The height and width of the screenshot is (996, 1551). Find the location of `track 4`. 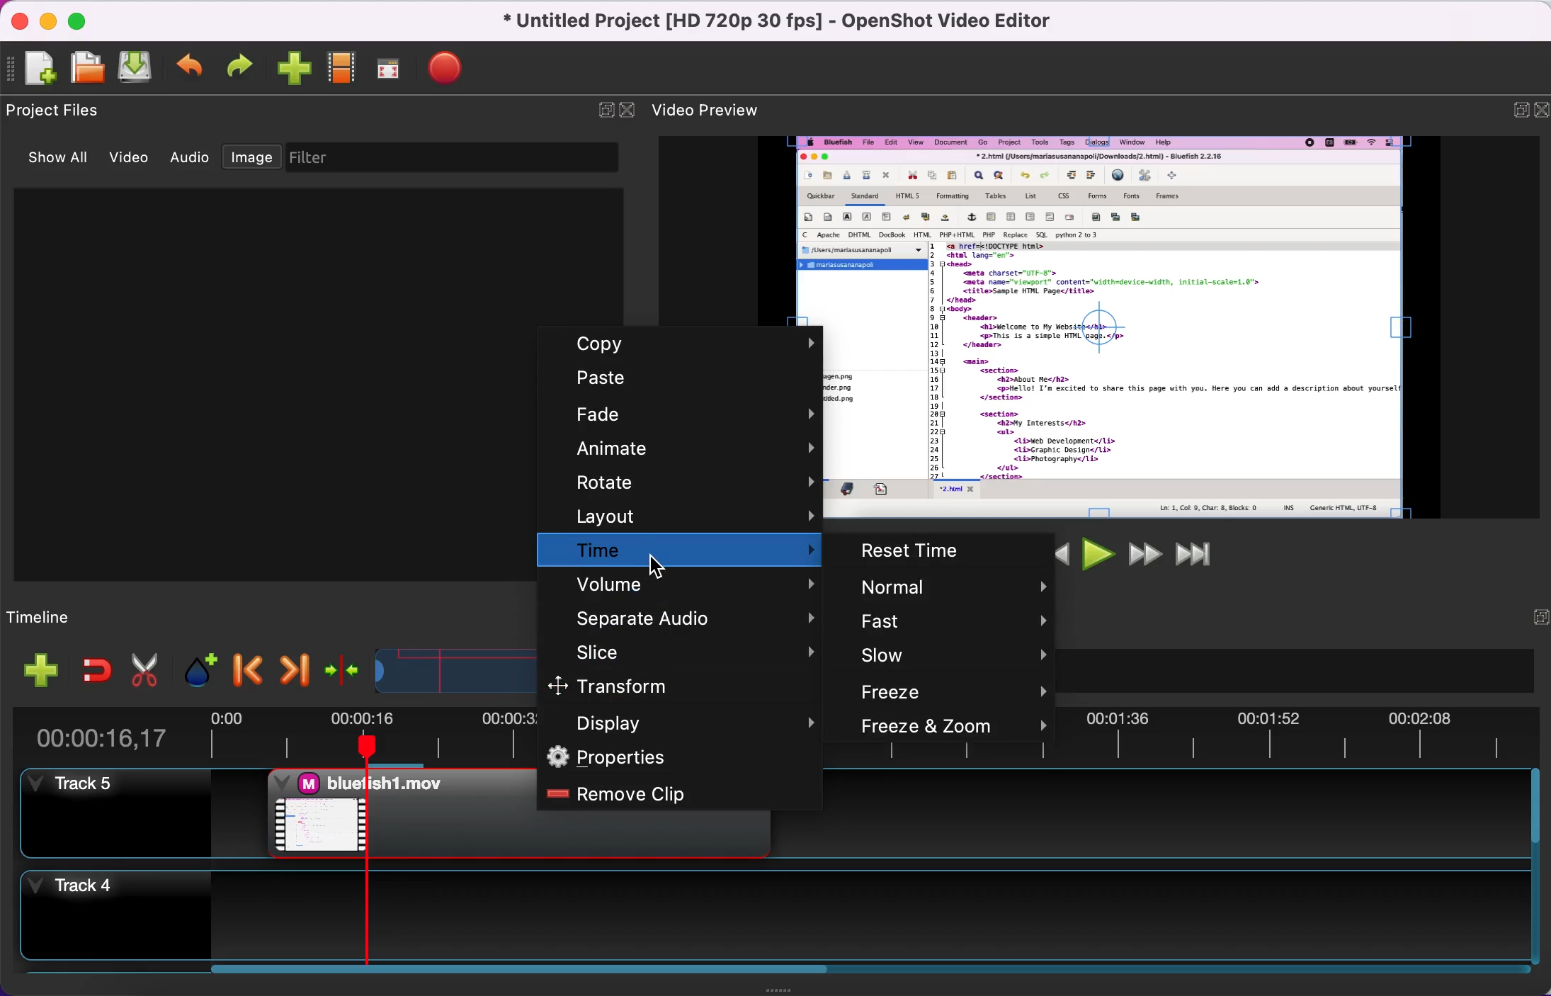

track 4 is located at coordinates (768, 912).